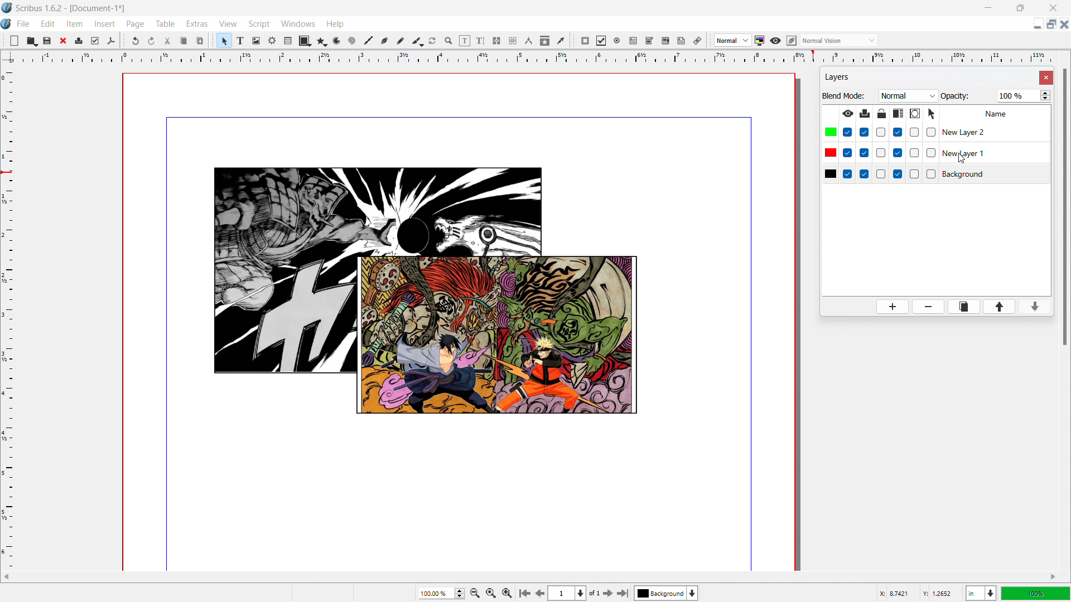 This screenshot has height=602, width=1071. What do you see at coordinates (241, 41) in the screenshot?
I see `text frame` at bounding box center [241, 41].